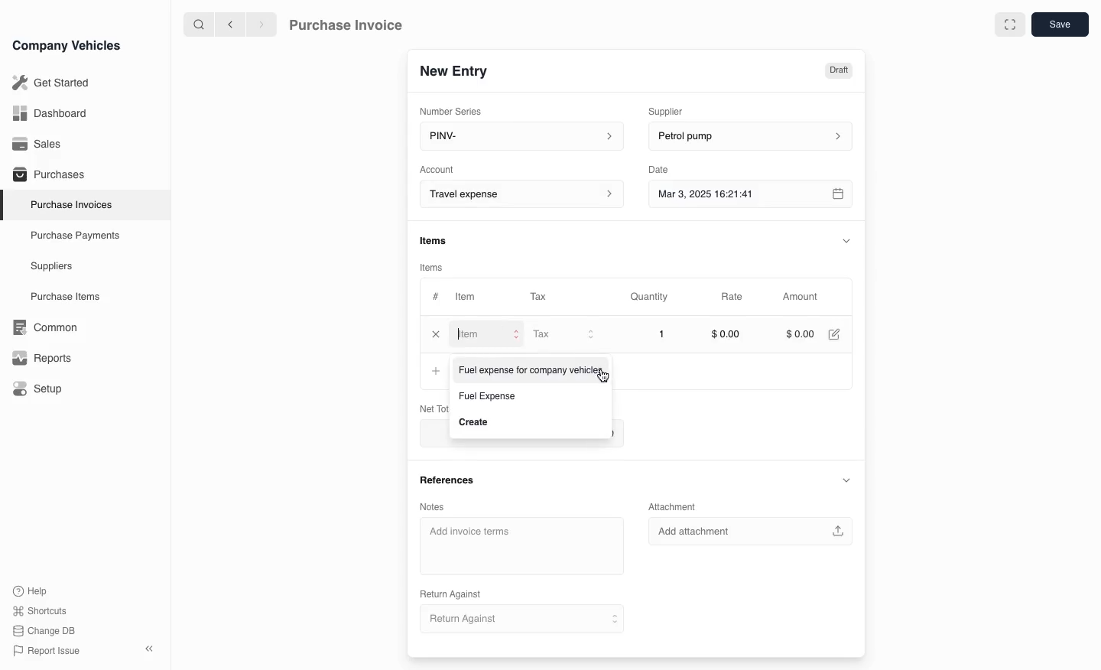 The height and width of the screenshot is (670, 1101). Describe the element at coordinates (528, 372) in the screenshot. I see `Fuel expense for company vehicle,` at that location.